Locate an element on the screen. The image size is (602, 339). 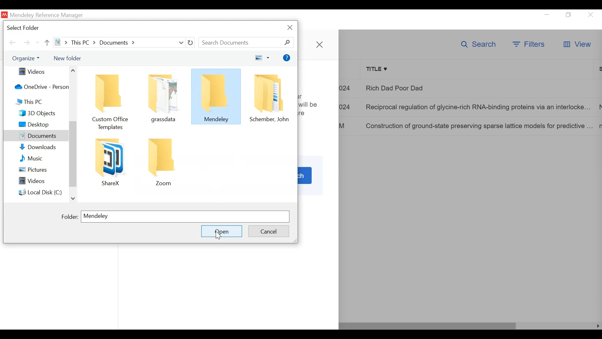
Close is located at coordinates (319, 44).